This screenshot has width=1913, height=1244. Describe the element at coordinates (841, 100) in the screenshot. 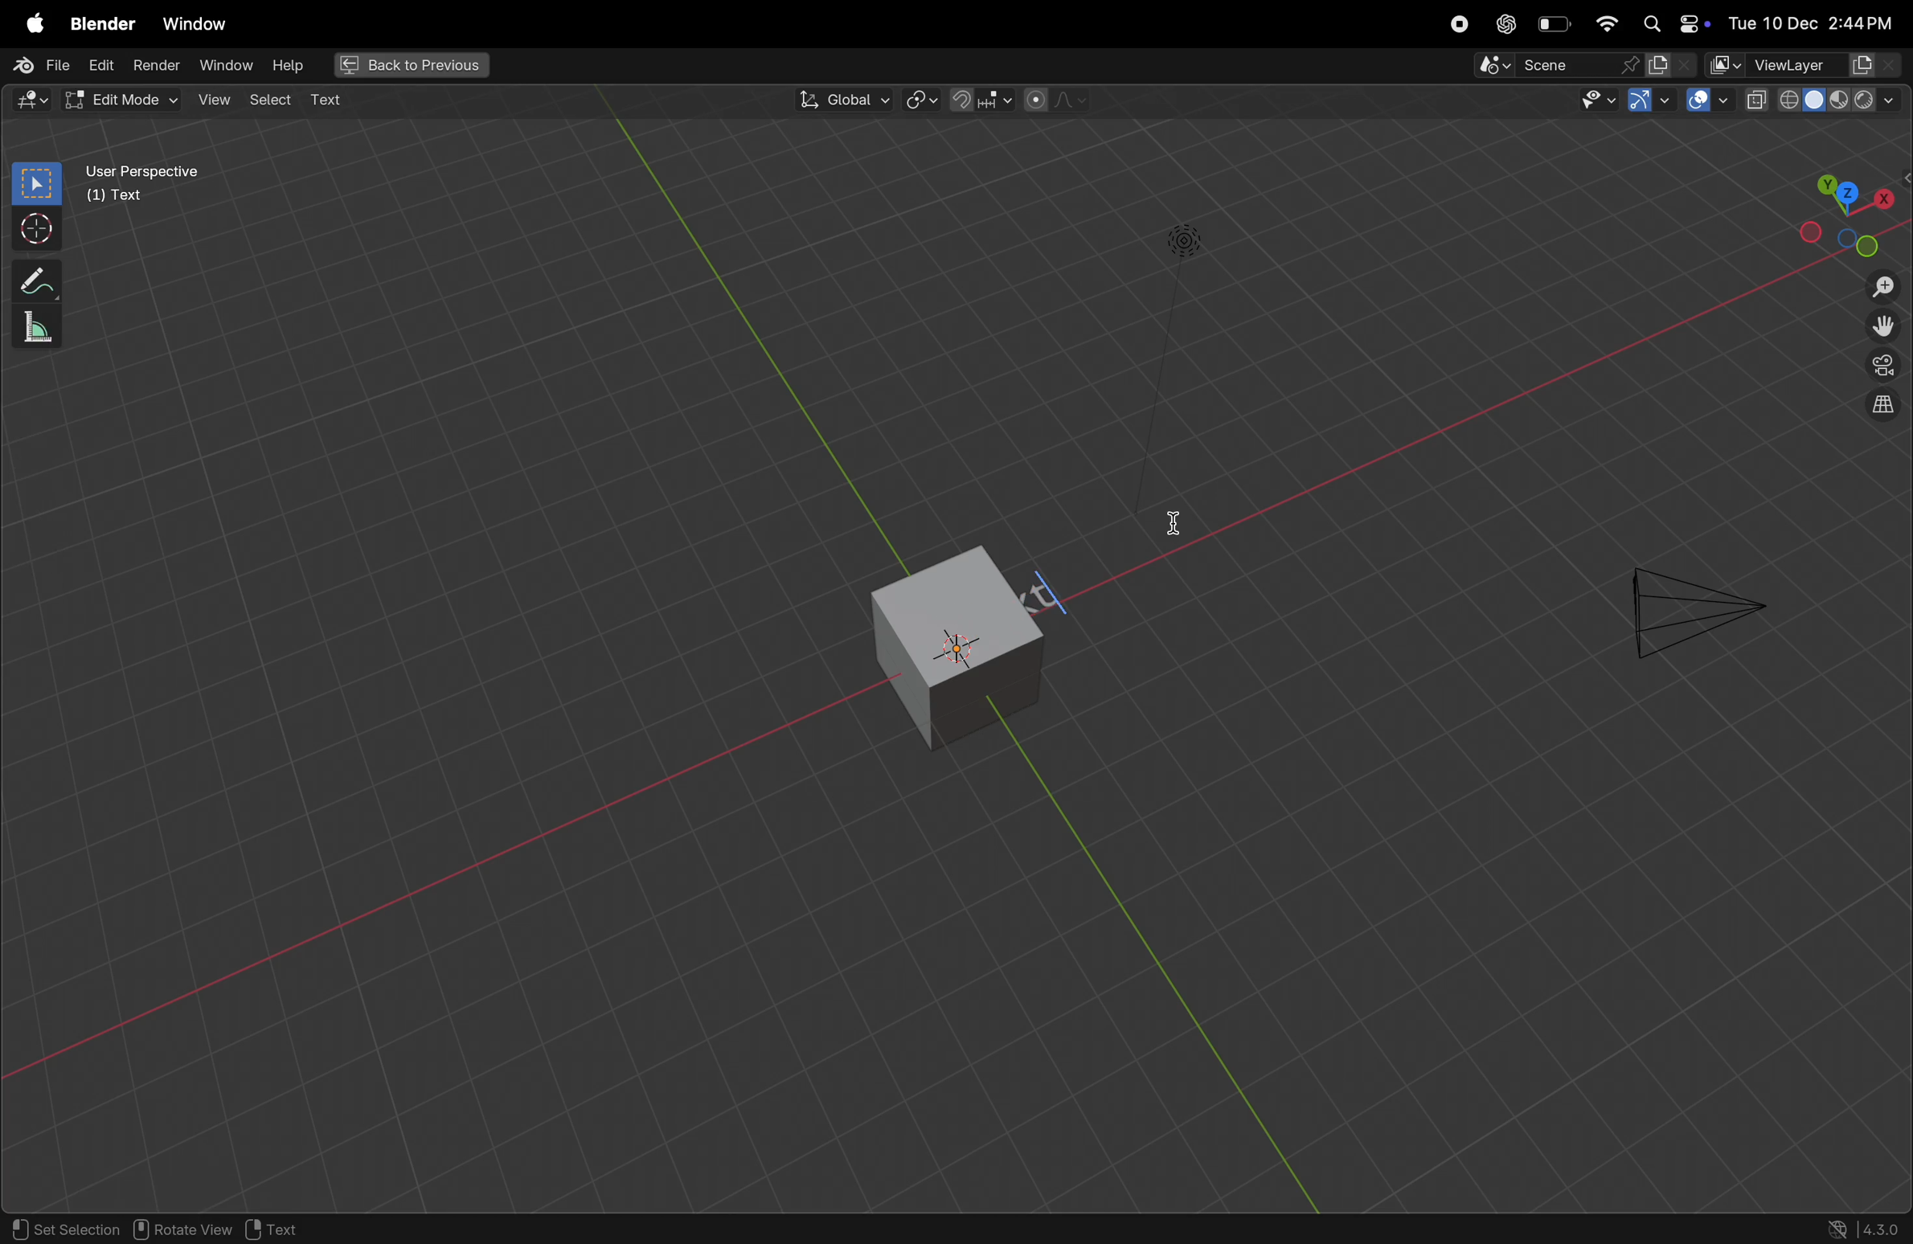

I see `Global` at that location.